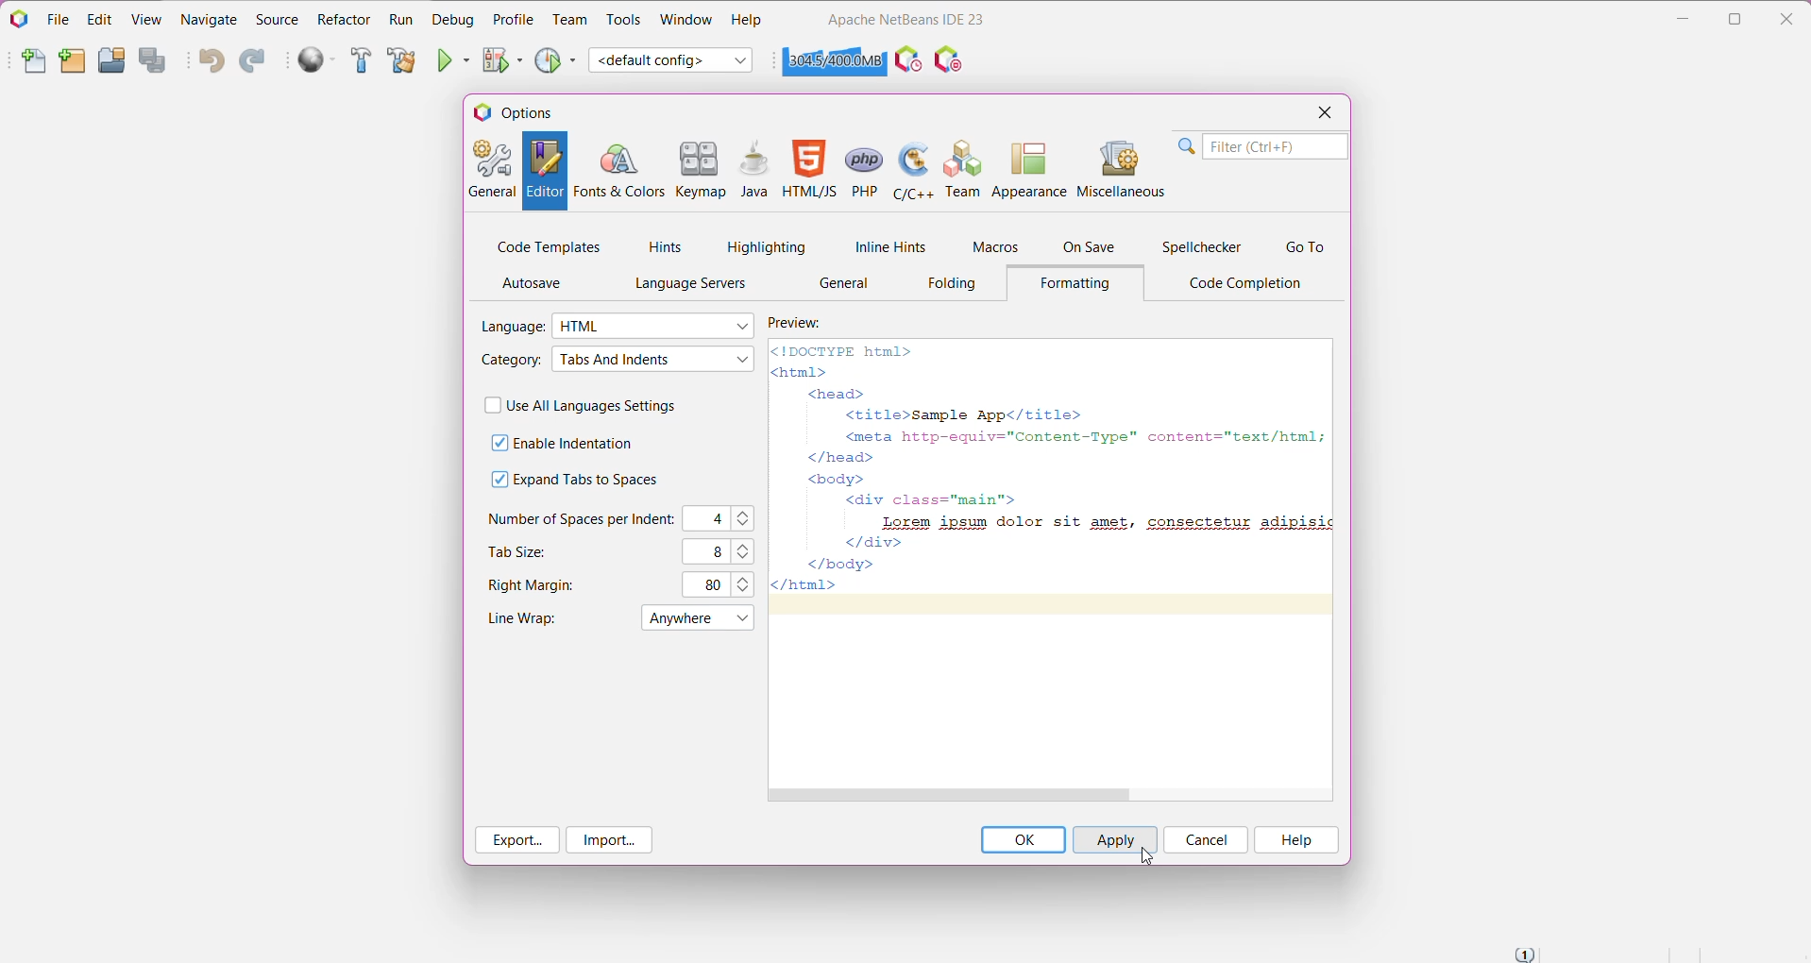 The image size is (1811, 963). What do you see at coordinates (834, 60) in the screenshot?
I see `Click to force garbage collection` at bounding box center [834, 60].